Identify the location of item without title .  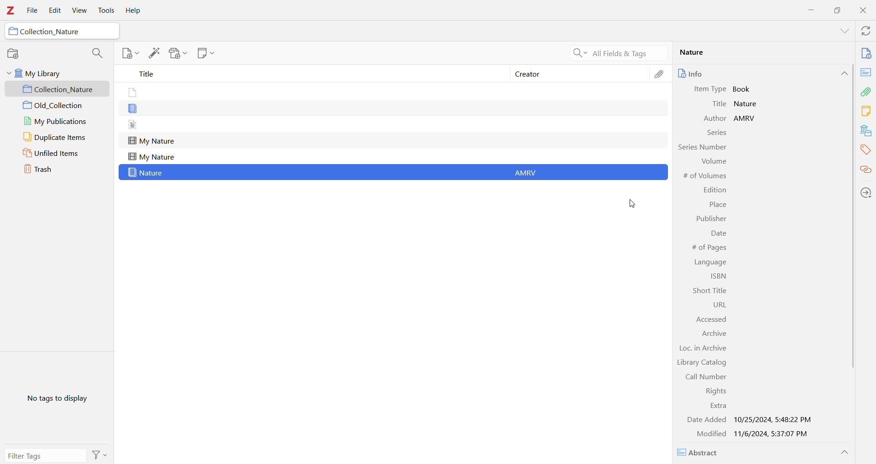
(133, 109).